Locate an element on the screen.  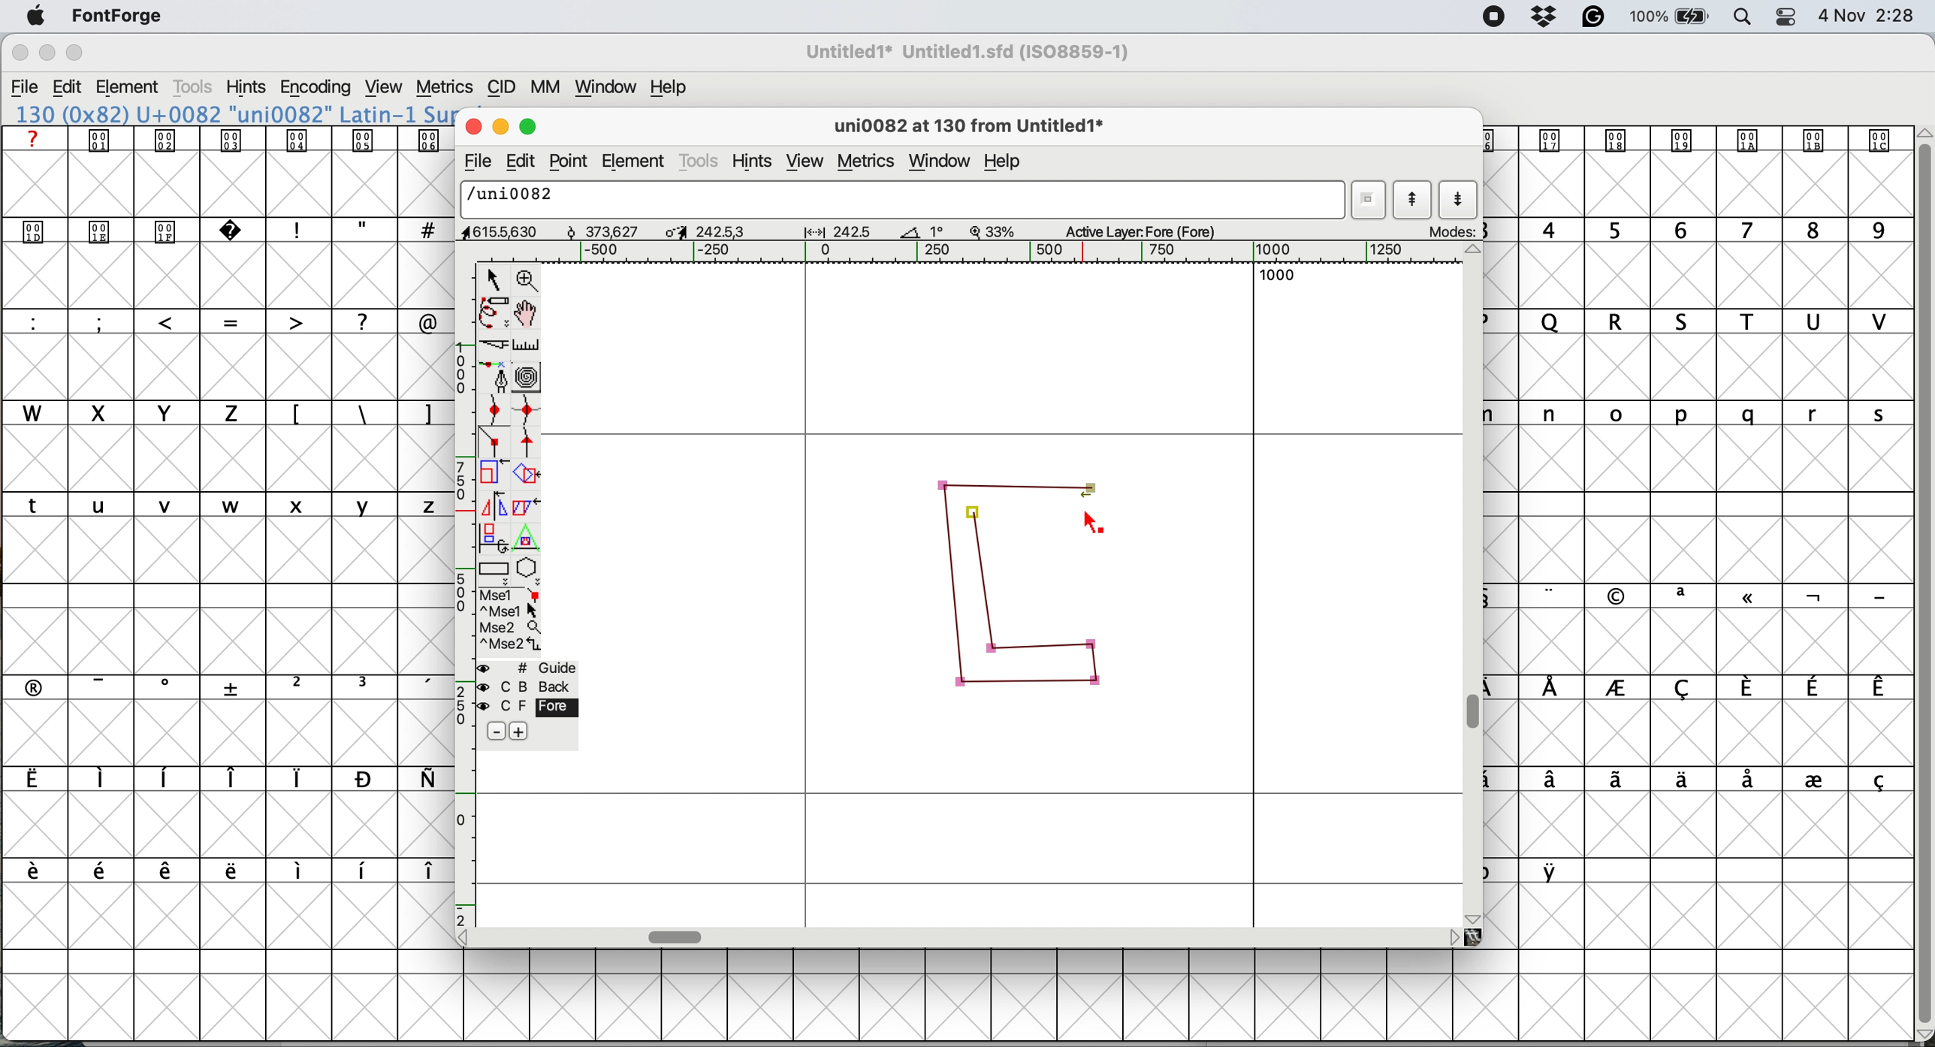
show previous letter is located at coordinates (1415, 198).